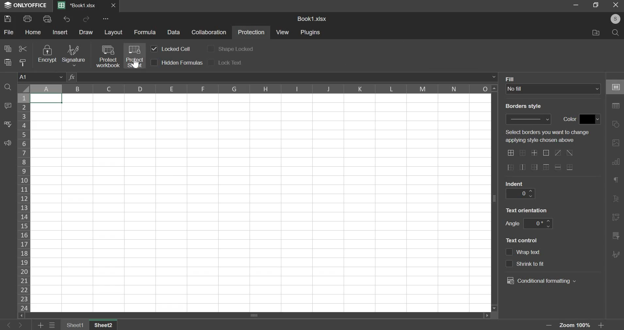 Image resolution: width=624 pixels, height=330 pixels. Describe the element at coordinates (46, 98) in the screenshot. I see `selected cell` at that location.